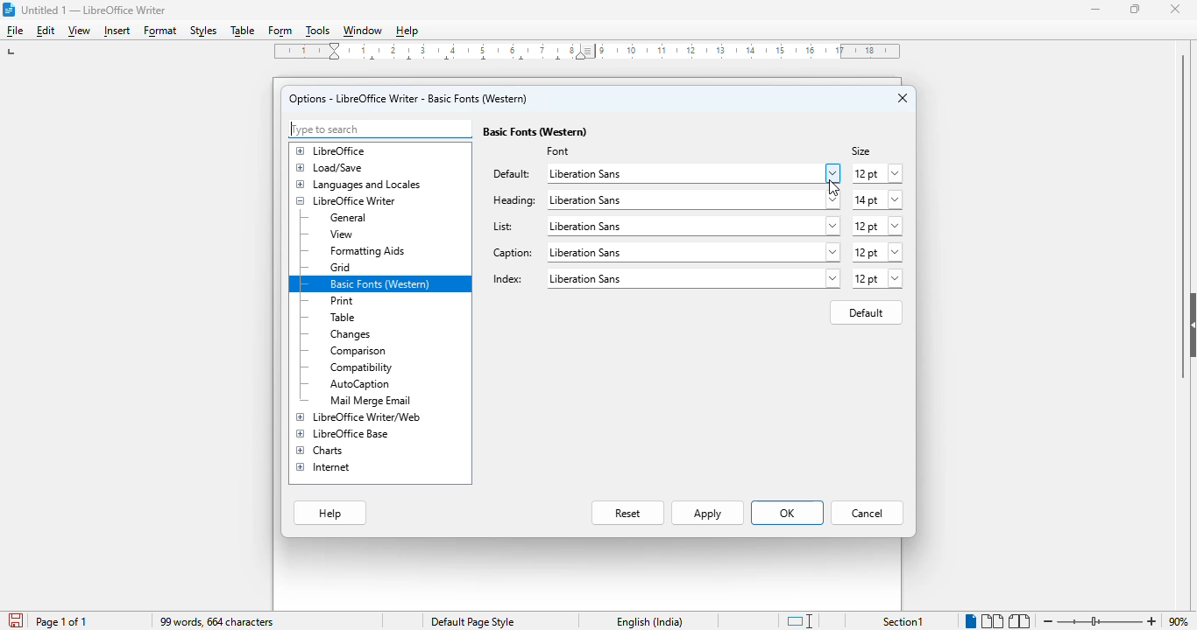 The height and width of the screenshot is (630, 1197). Describe the element at coordinates (903, 622) in the screenshot. I see `section 1` at that location.